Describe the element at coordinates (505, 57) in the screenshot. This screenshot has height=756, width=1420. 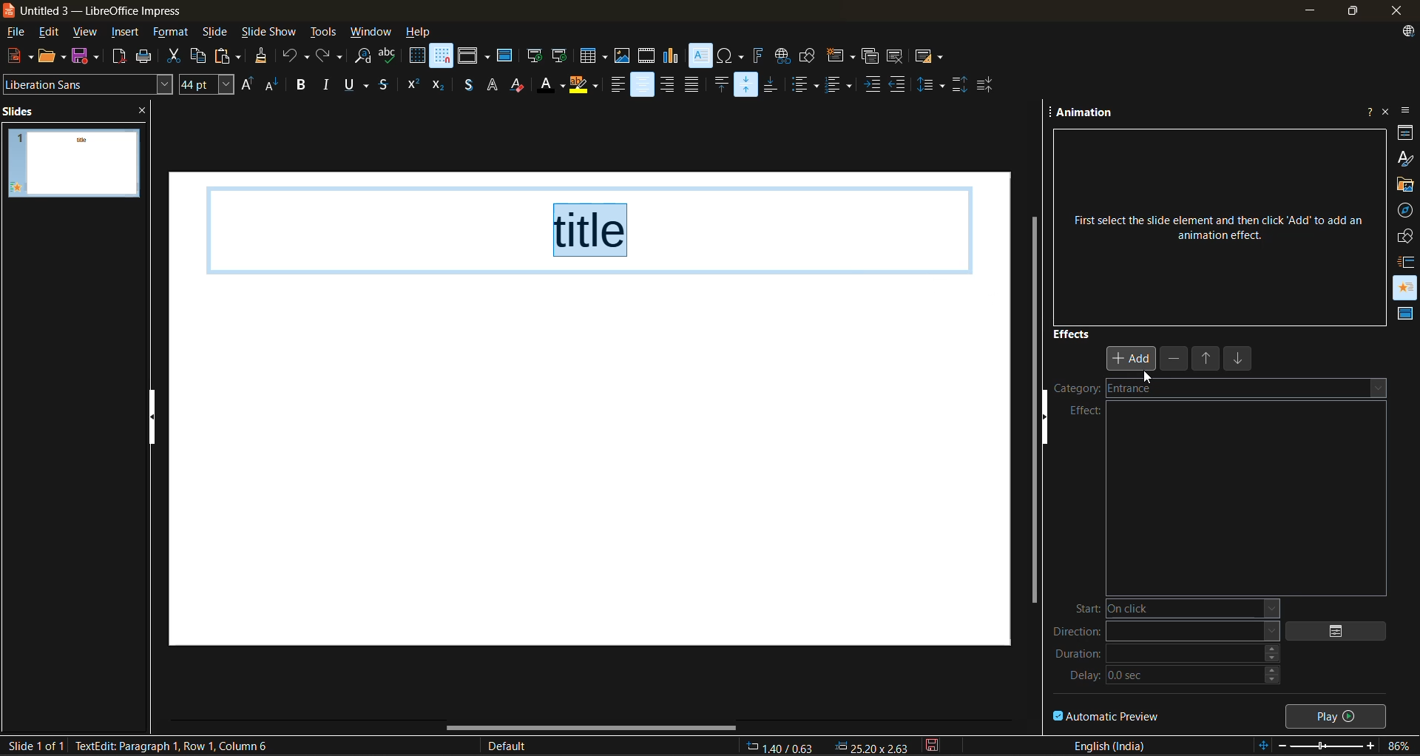
I see `master slide` at that location.